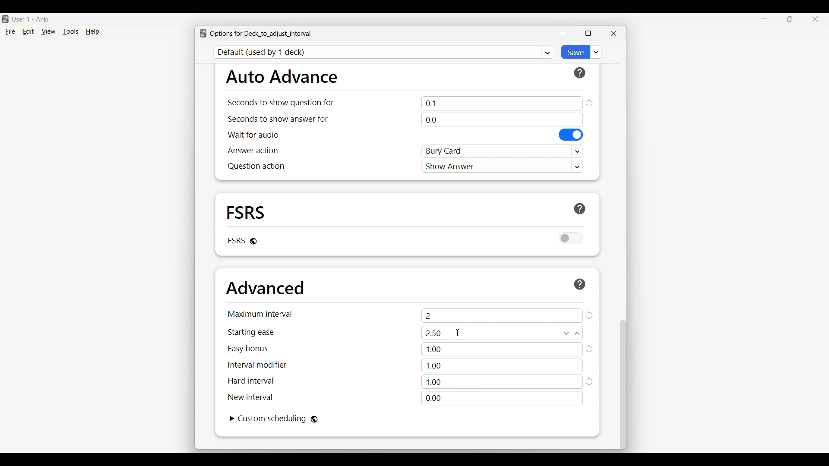  What do you see at coordinates (590, 349) in the screenshot?
I see `reload` at bounding box center [590, 349].